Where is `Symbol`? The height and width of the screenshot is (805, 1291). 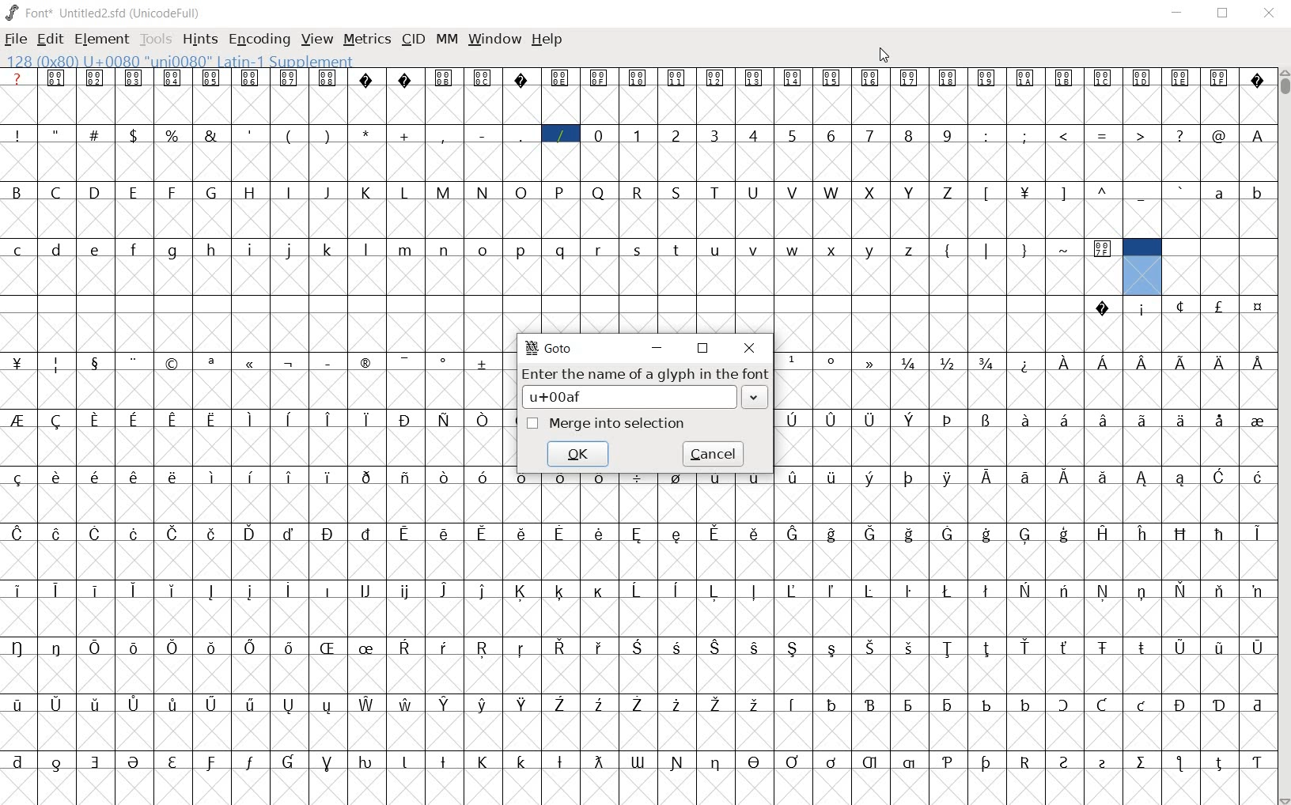 Symbol is located at coordinates (1064, 705).